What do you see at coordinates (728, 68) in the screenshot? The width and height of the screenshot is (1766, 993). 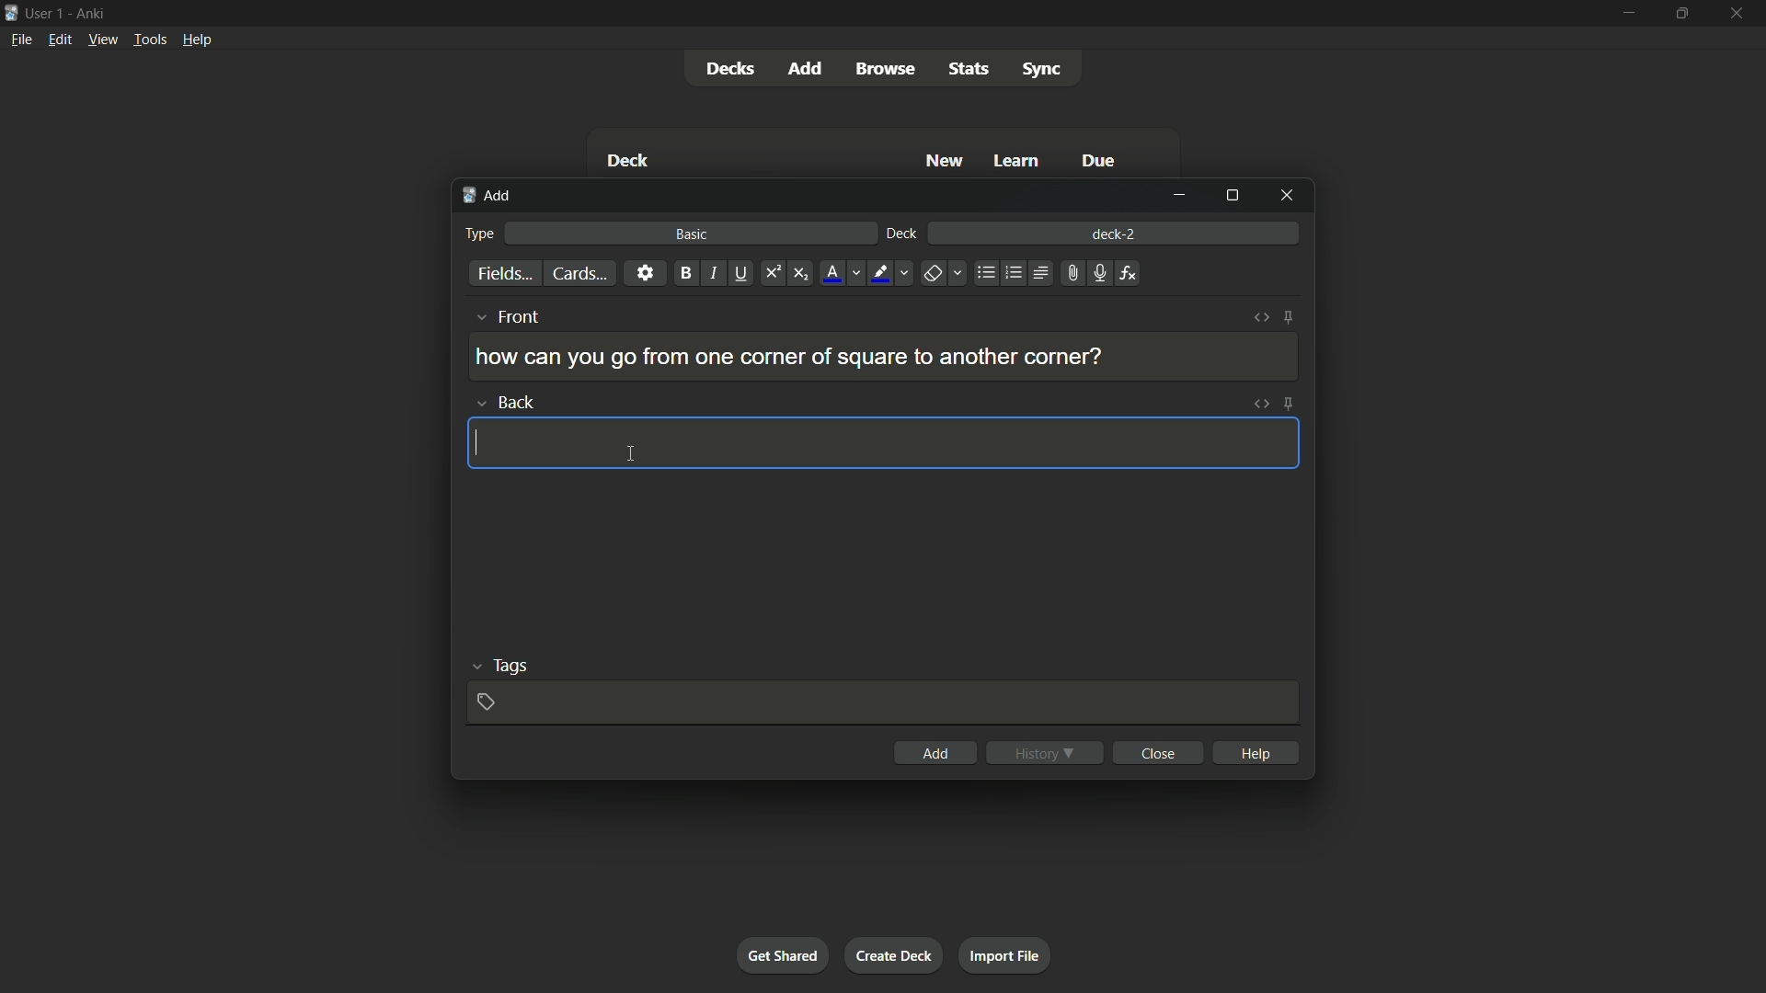 I see `decks` at bounding box center [728, 68].